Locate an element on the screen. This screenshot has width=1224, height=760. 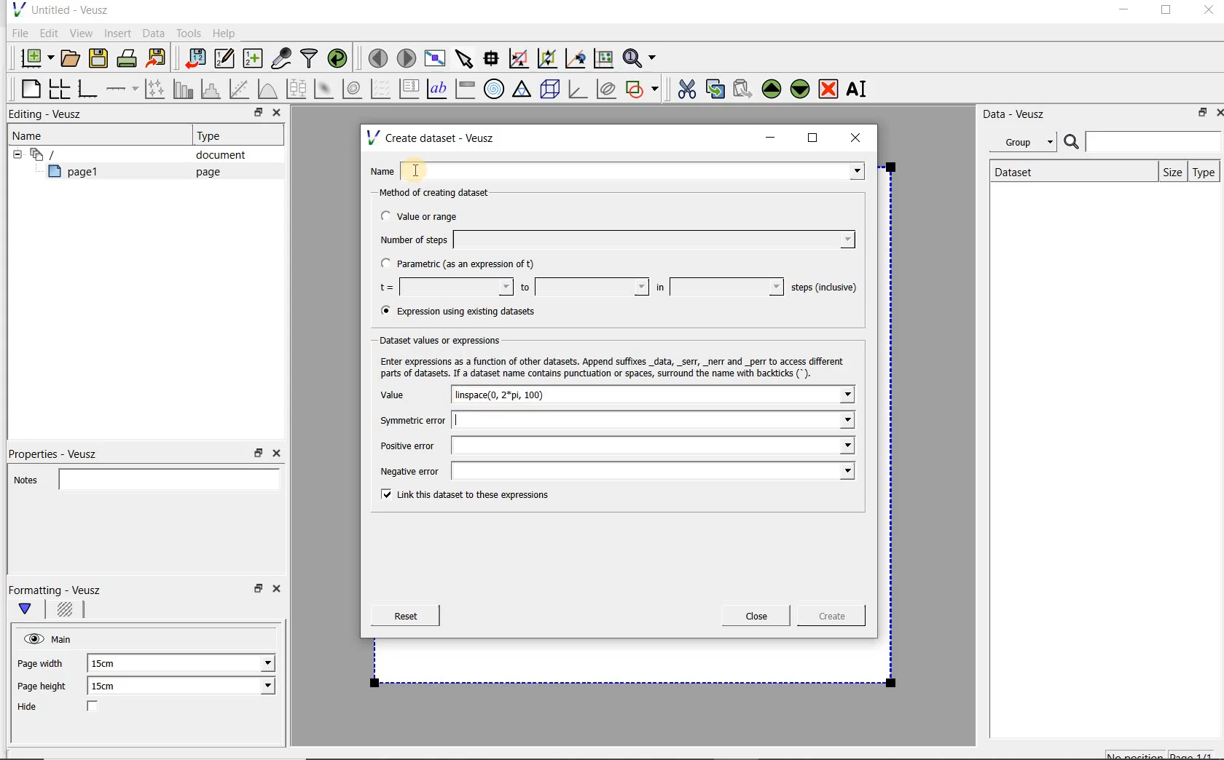
document is located at coordinates (215, 155).